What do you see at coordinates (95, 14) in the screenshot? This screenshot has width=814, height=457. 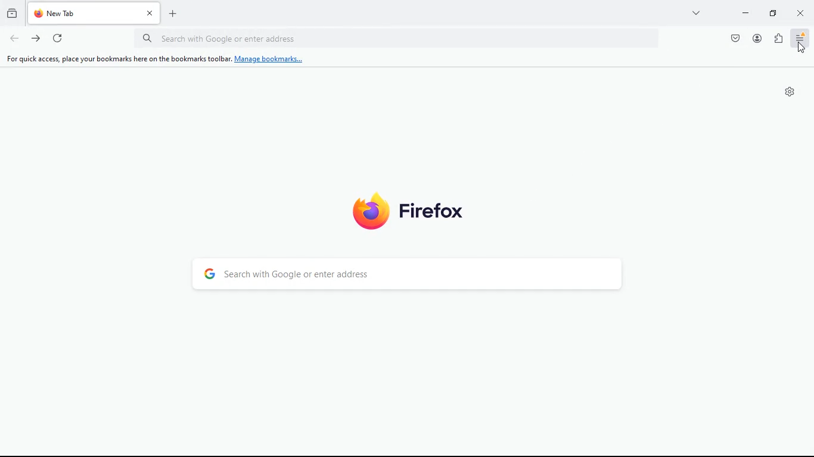 I see `tab` at bounding box center [95, 14].